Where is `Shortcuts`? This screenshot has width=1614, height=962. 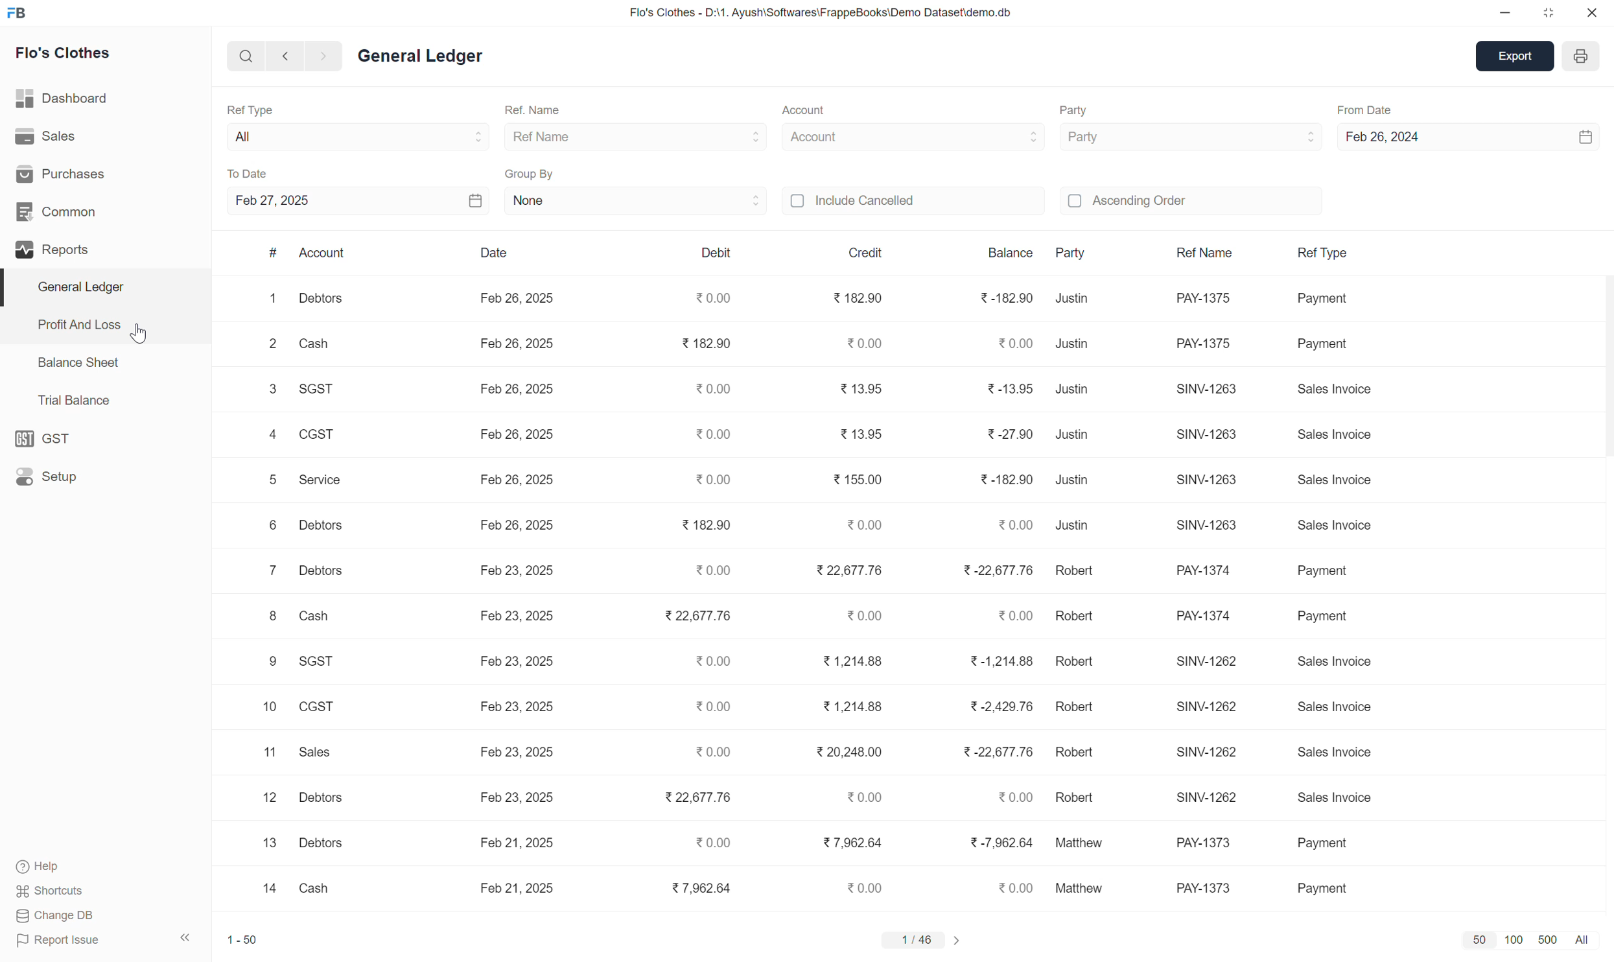
Shortcuts is located at coordinates (56, 889).